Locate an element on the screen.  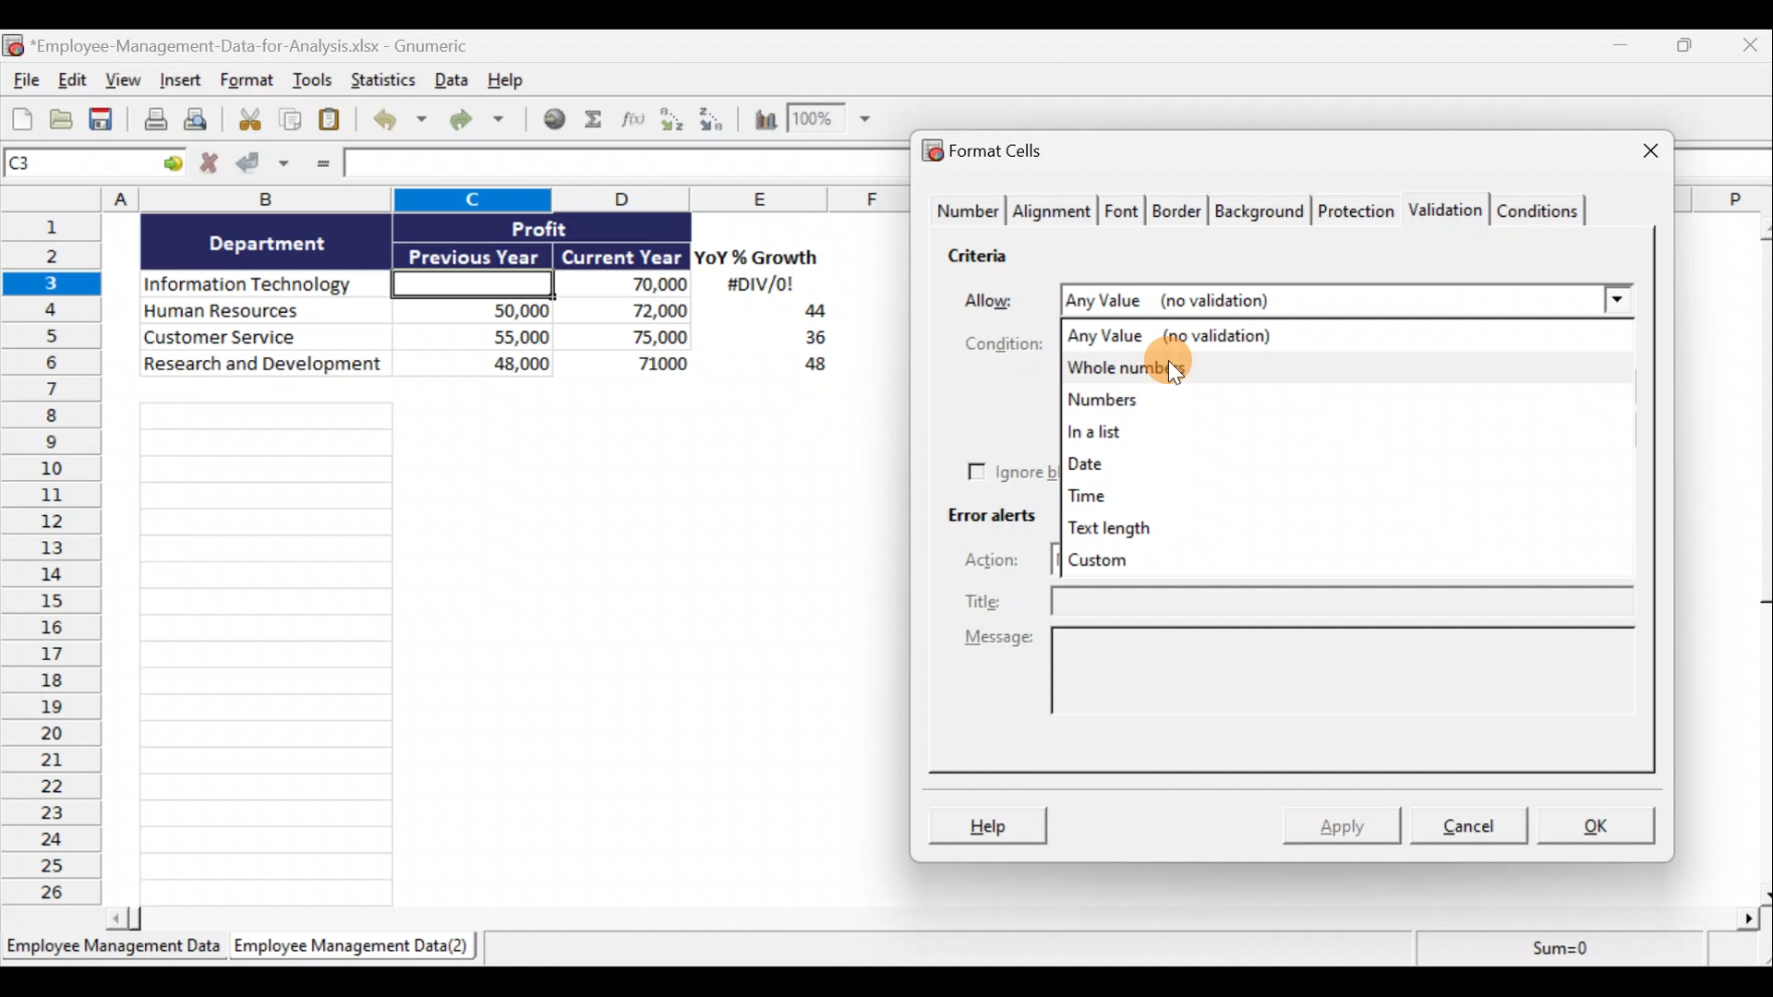
View is located at coordinates (126, 82).